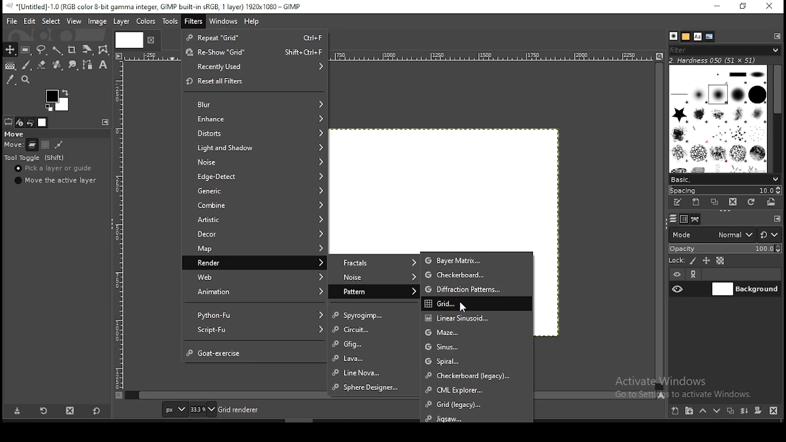 The width and height of the screenshot is (786, 442). I want to click on sphere designer, so click(375, 388).